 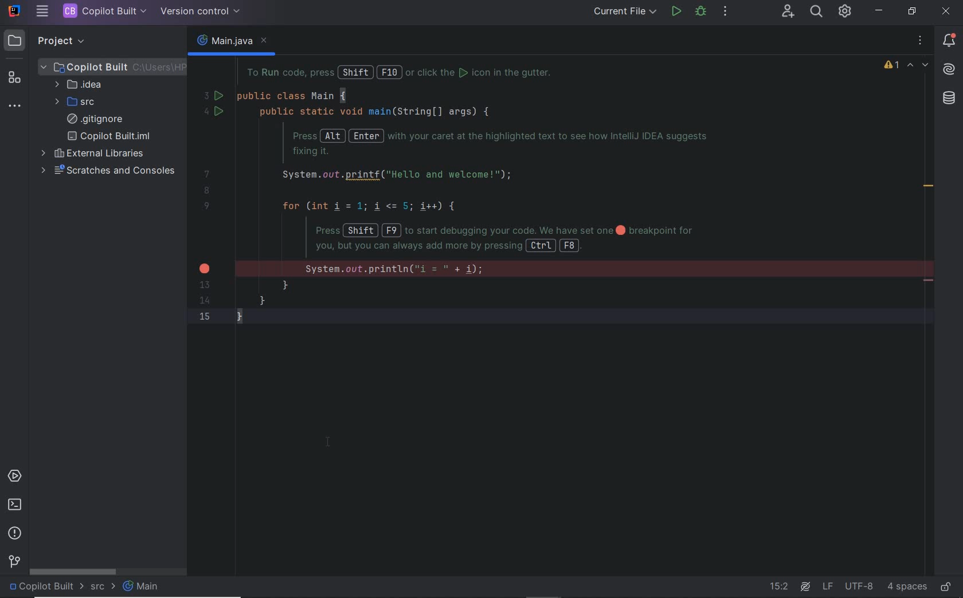 What do you see at coordinates (949, 42) in the screenshot?
I see `notifications` at bounding box center [949, 42].